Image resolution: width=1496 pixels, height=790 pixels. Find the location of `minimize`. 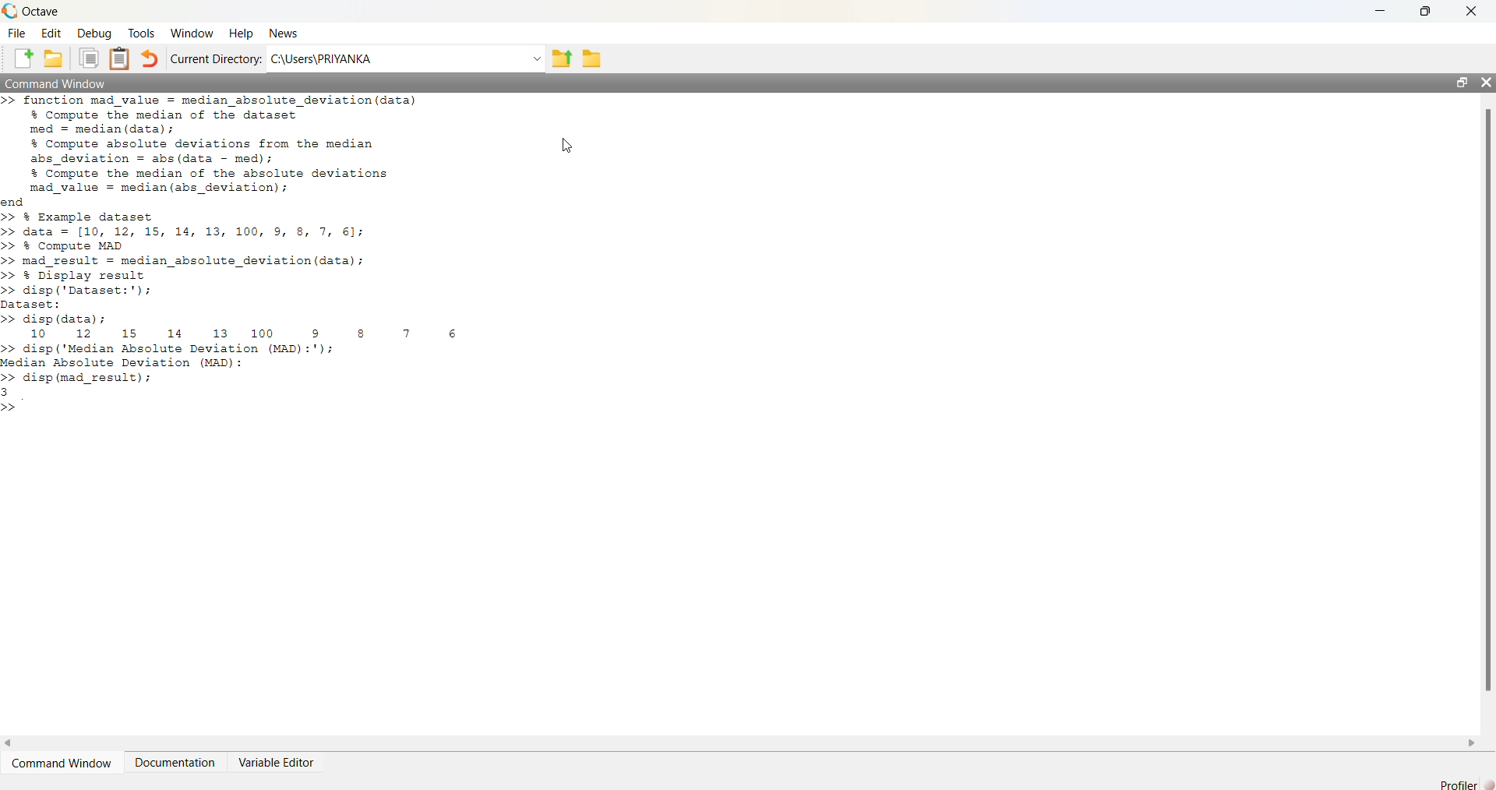

minimize is located at coordinates (1381, 12).